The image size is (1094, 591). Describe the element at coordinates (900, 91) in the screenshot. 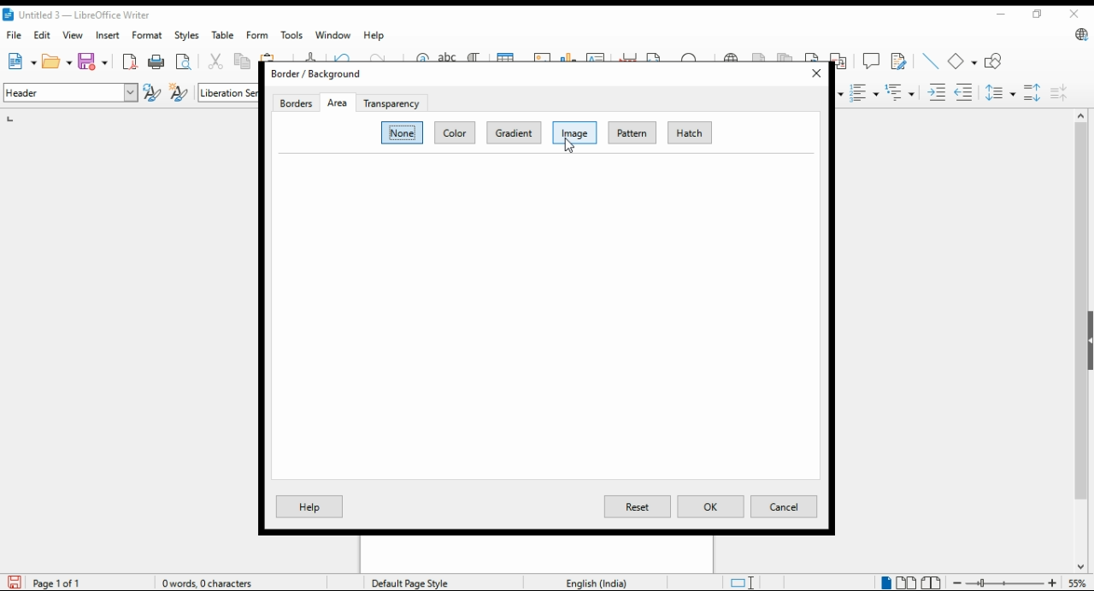

I see `select outline format` at that location.